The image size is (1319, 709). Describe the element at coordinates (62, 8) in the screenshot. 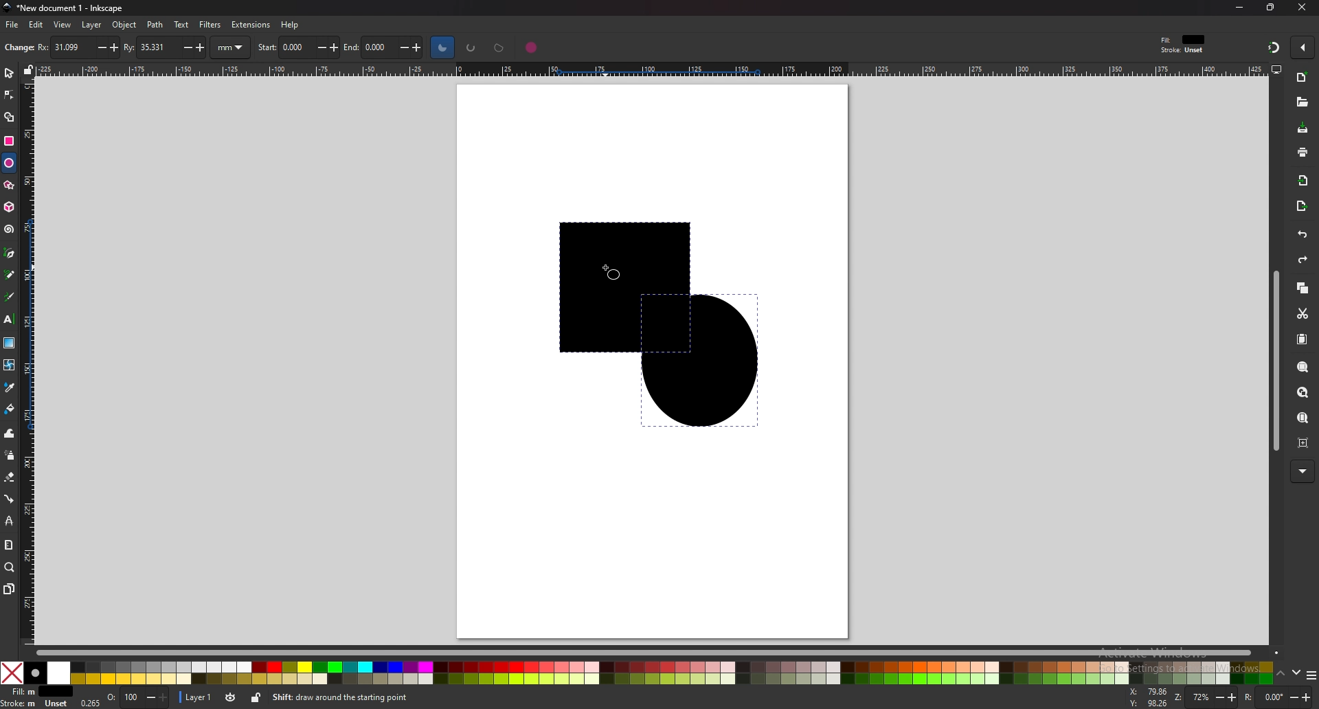

I see `title` at that location.